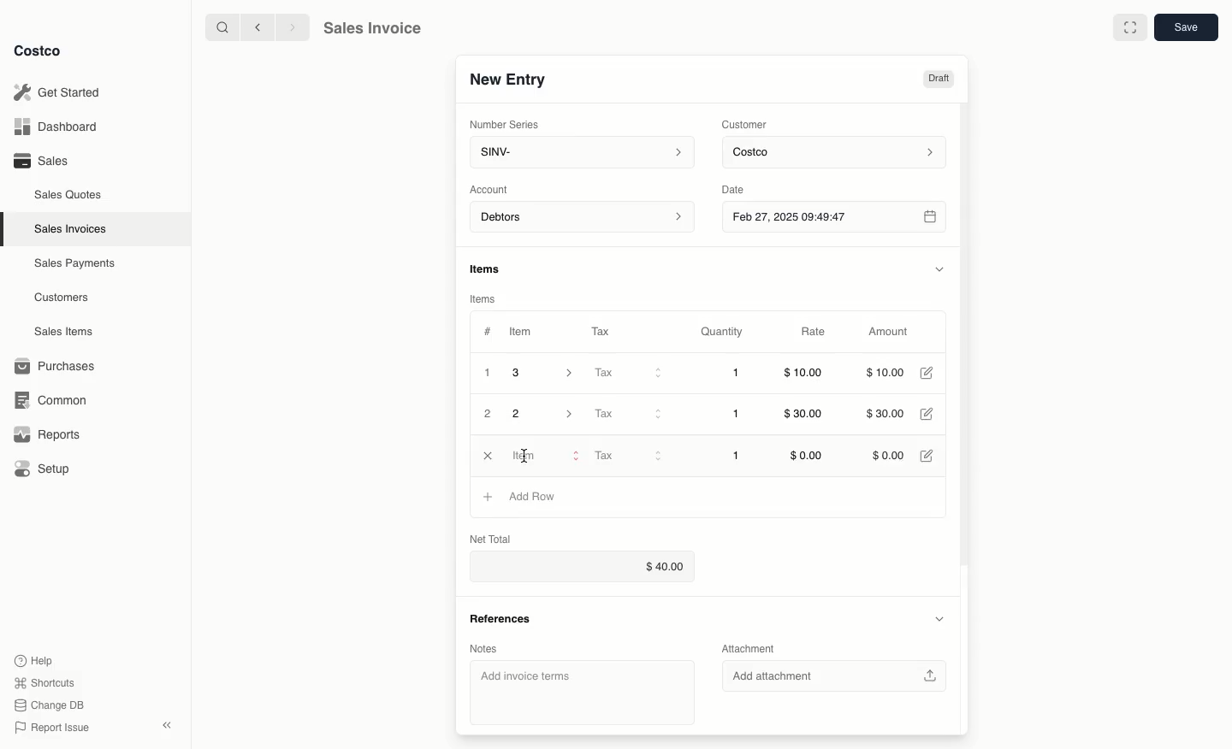  What do you see at coordinates (524, 458) in the screenshot?
I see `cursor` at bounding box center [524, 458].